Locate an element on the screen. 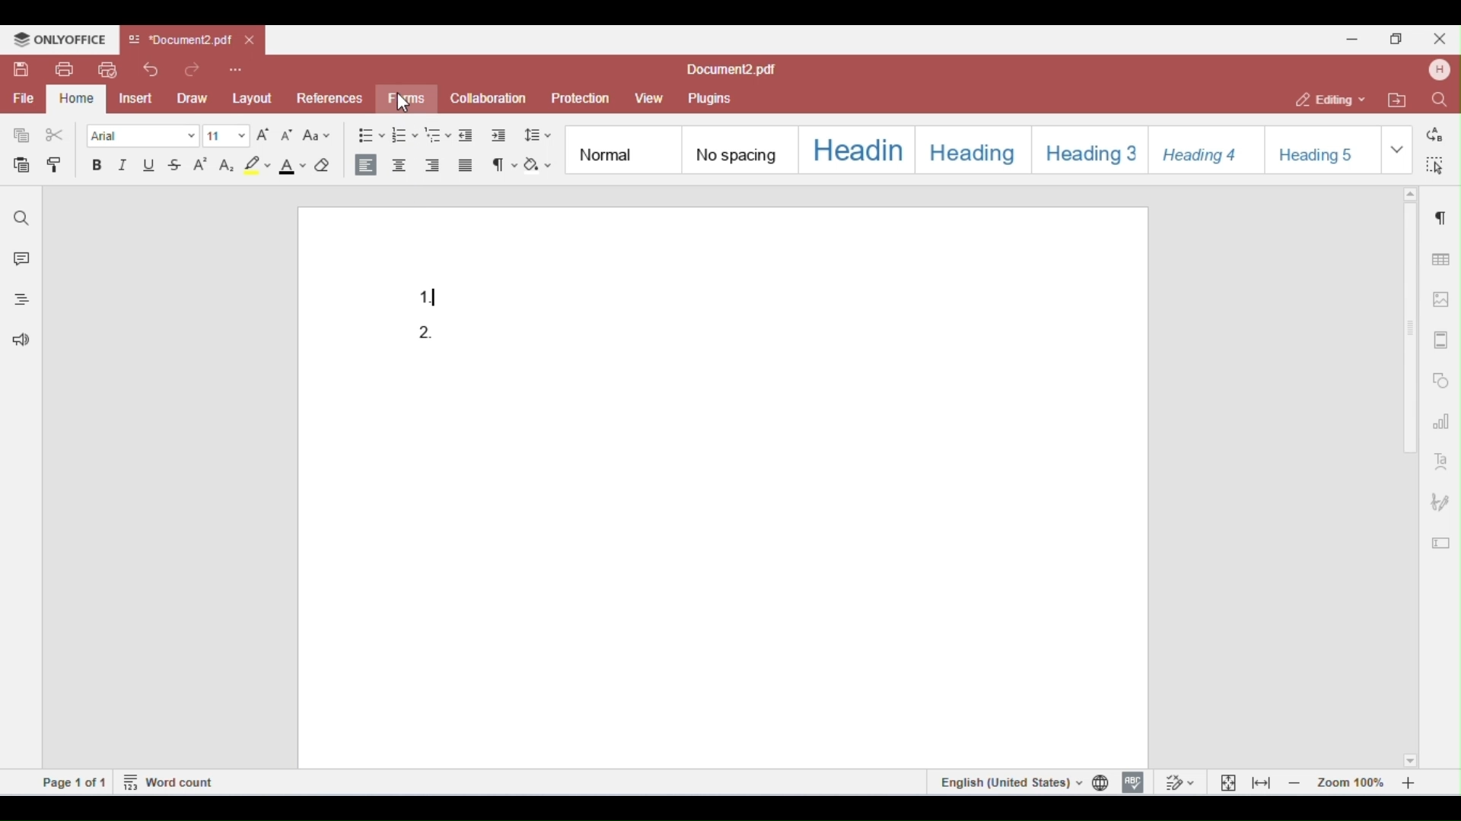  word count is located at coordinates (170, 781).